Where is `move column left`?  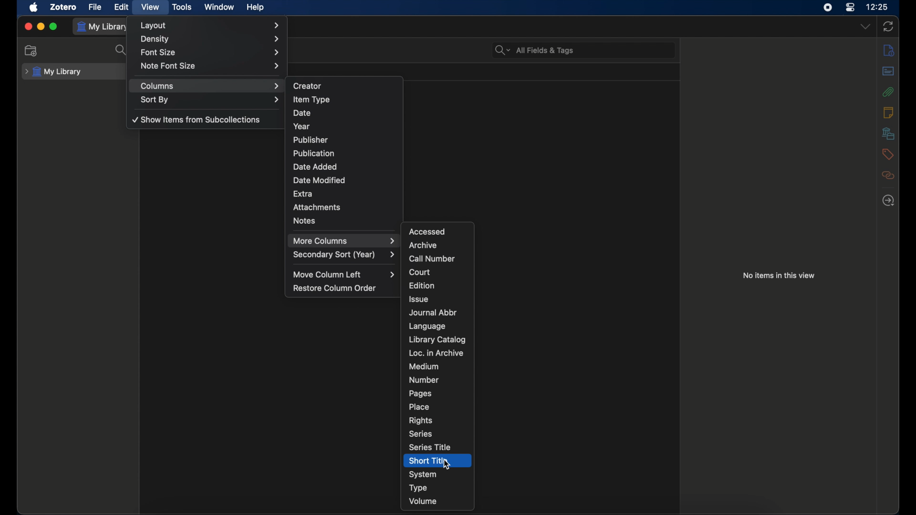
move column left is located at coordinates (344, 274).